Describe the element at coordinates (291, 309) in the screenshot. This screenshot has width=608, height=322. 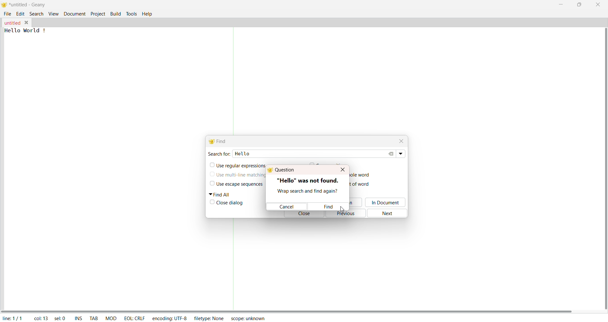
I see `Horizontal Scroll Bar` at that location.